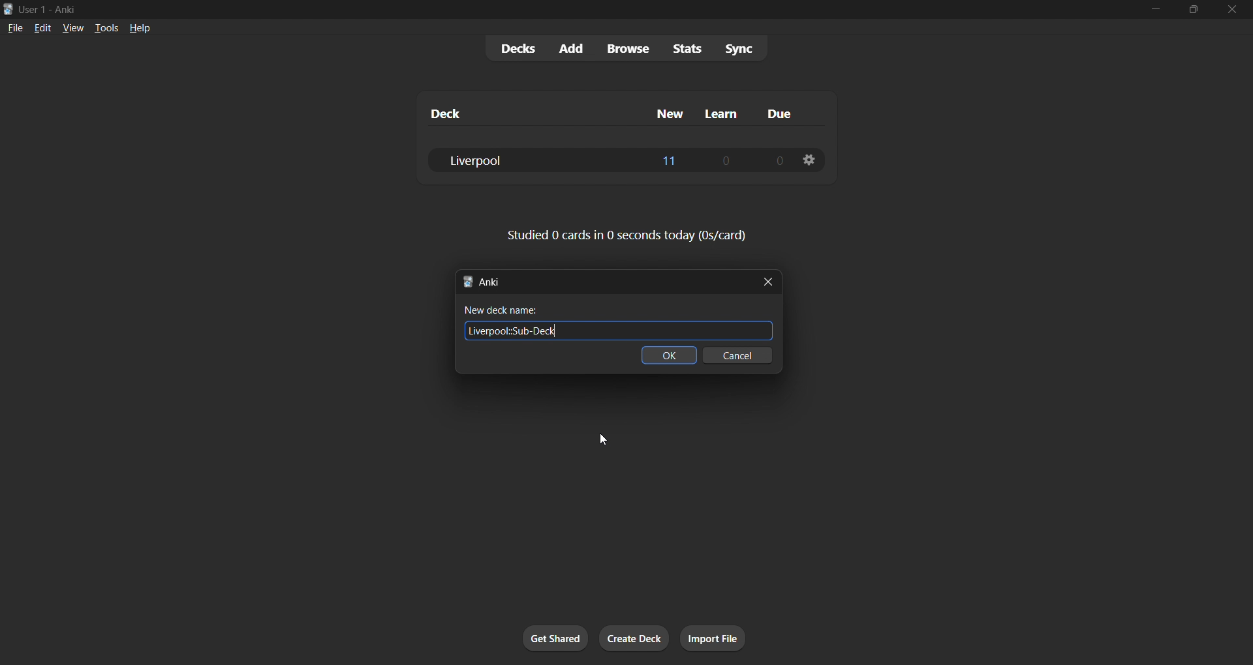 This screenshot has height=665, width=1253. What do you see at coordinates (596, 281) in the screenshot?
I see `new deck title bar` at bounding box center [596, 281].